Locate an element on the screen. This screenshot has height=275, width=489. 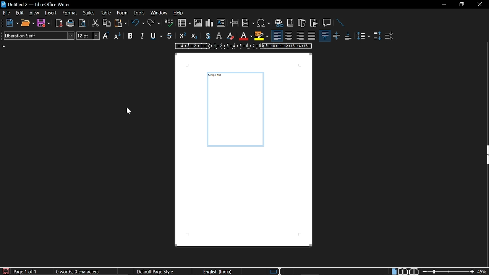
insert comment is located at coordinates (327, 23).